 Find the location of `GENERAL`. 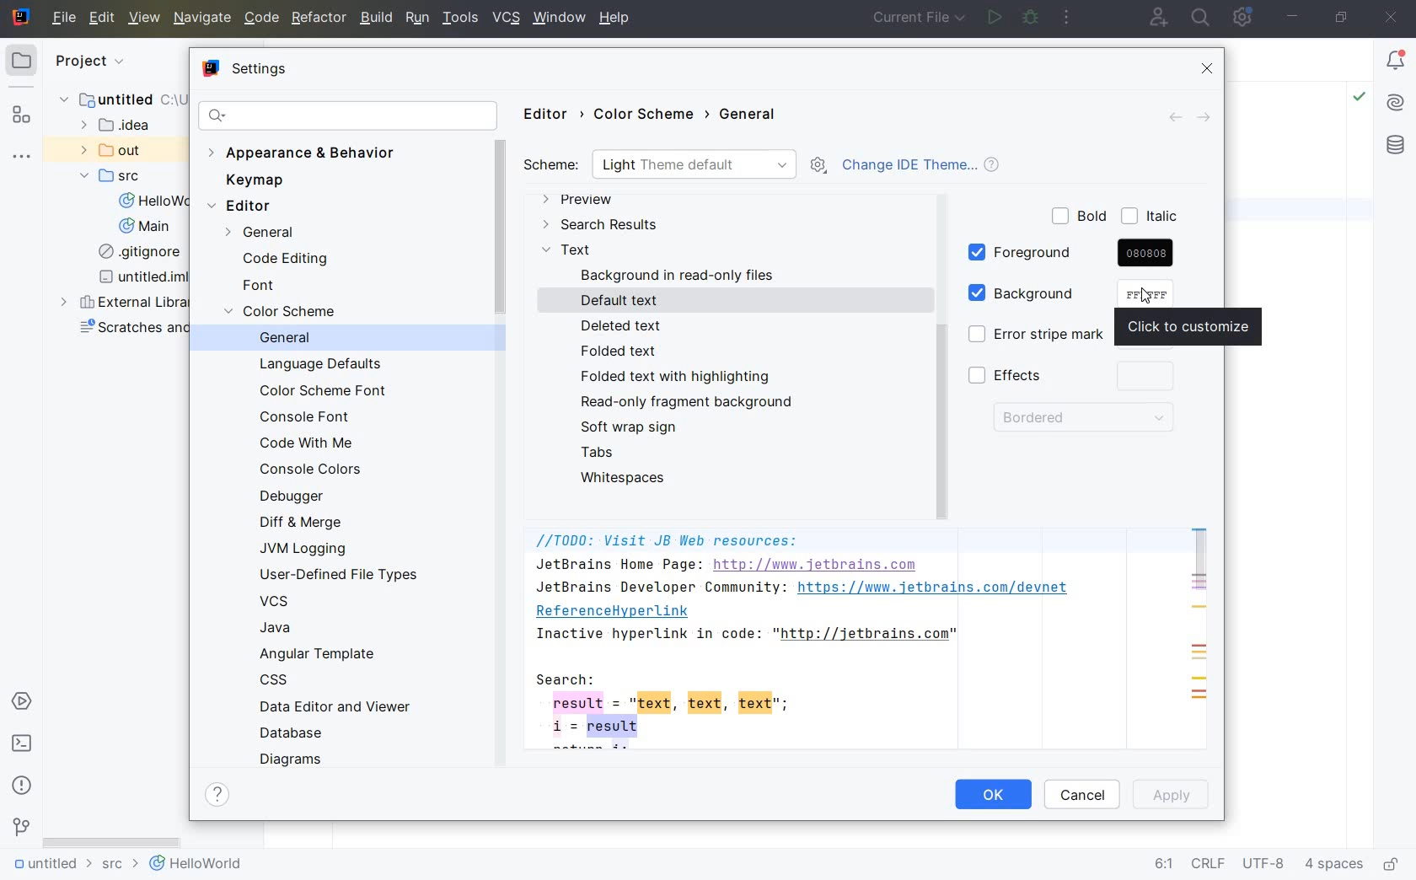

GENERAL is located at coordinates (253, 233).